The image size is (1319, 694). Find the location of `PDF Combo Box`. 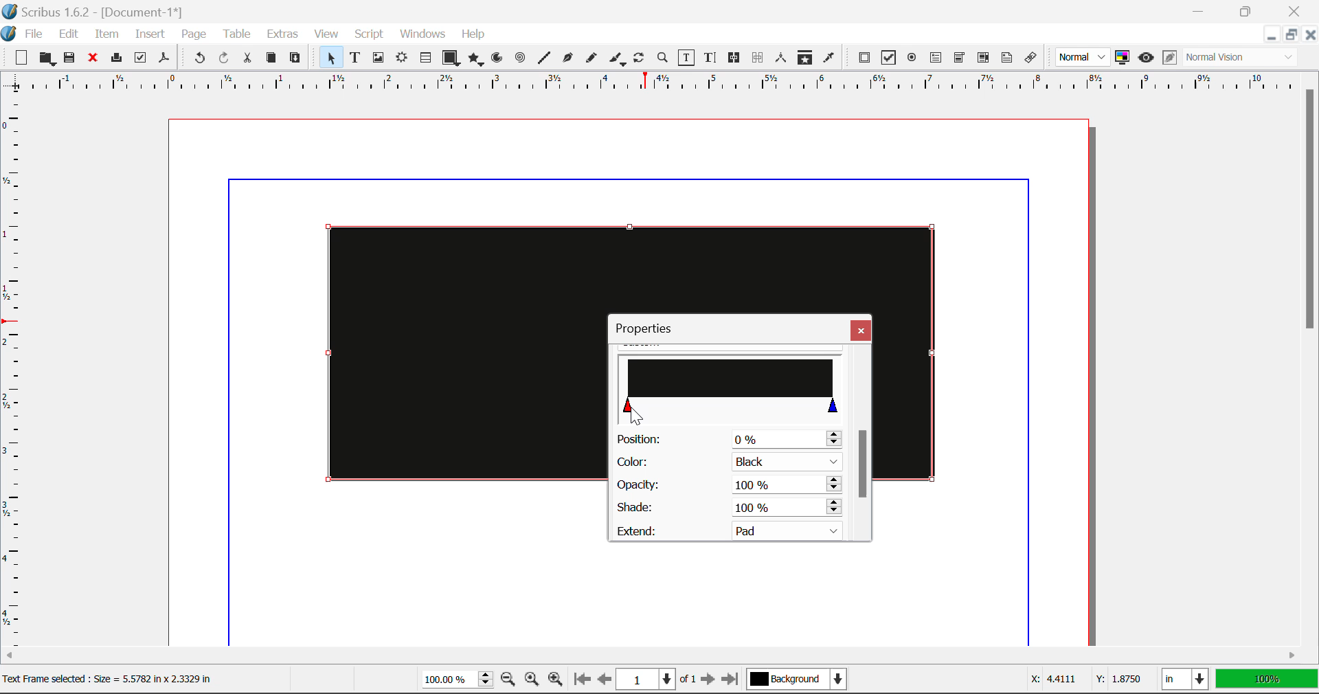

PDF Combo Box is located at coordinates (959, 60).